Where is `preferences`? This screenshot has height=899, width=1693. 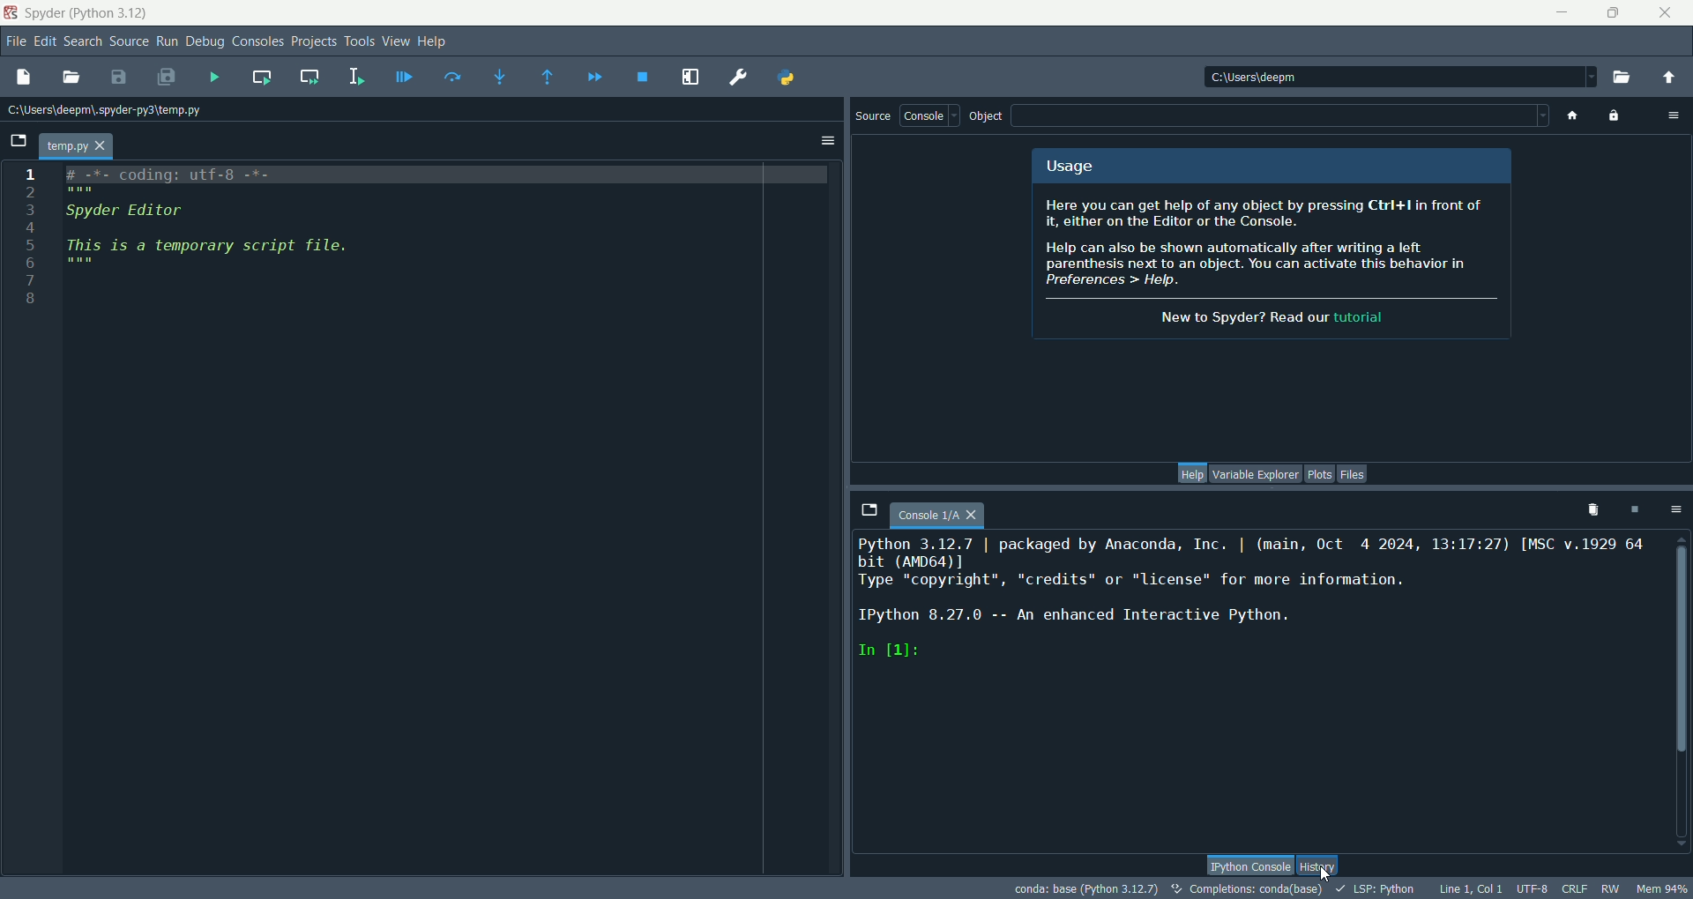 preferences is located at coordinates (735, 78).